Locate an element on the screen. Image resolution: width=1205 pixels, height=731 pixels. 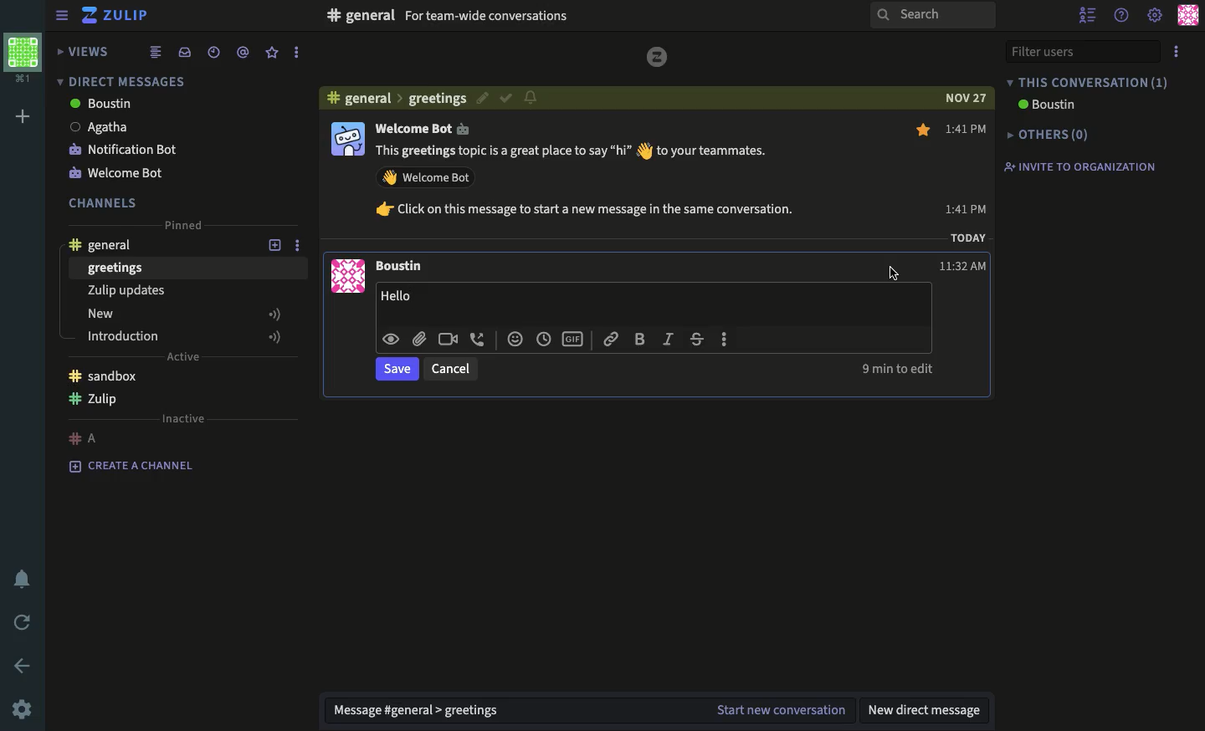
invite to organization is located at coordinates (1081, 166).